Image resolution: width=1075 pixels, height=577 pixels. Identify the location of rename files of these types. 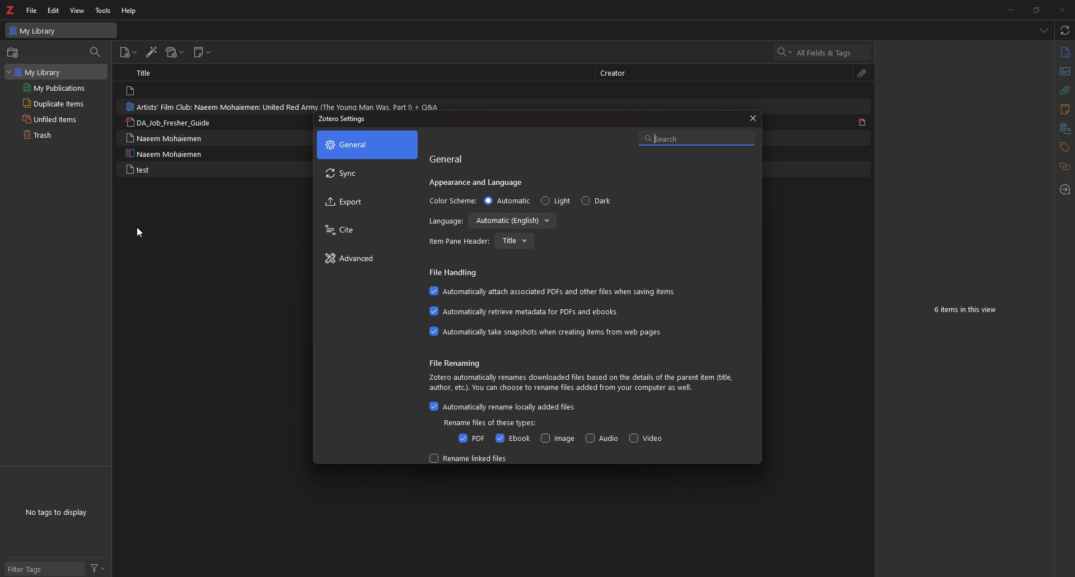
(491, 423).